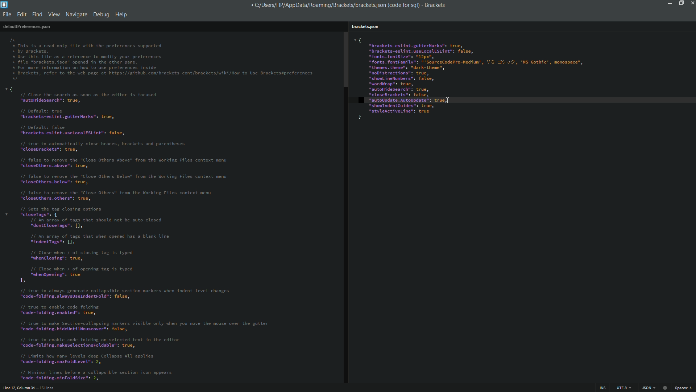 This screenshot has height=392, width=696. What do you see at coordinates (122, 13) in the screenshot?
I see `help menu` at bounding box center [122, 13].